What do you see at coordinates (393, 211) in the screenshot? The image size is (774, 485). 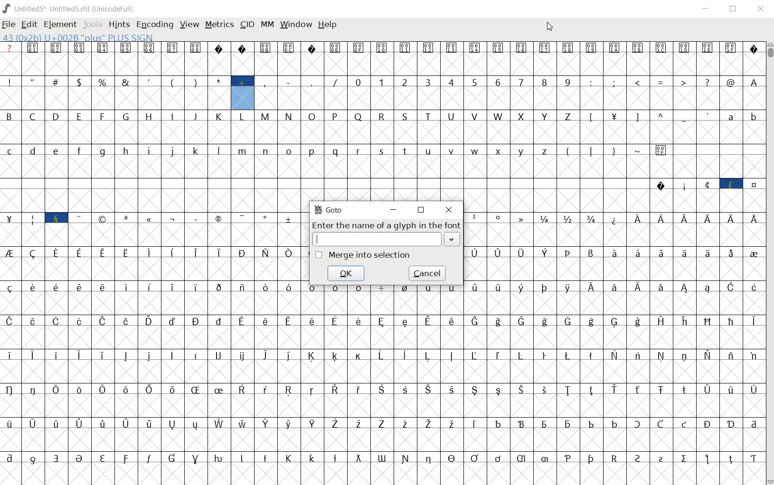 I see `minimize` at bounding box center [393, 211].